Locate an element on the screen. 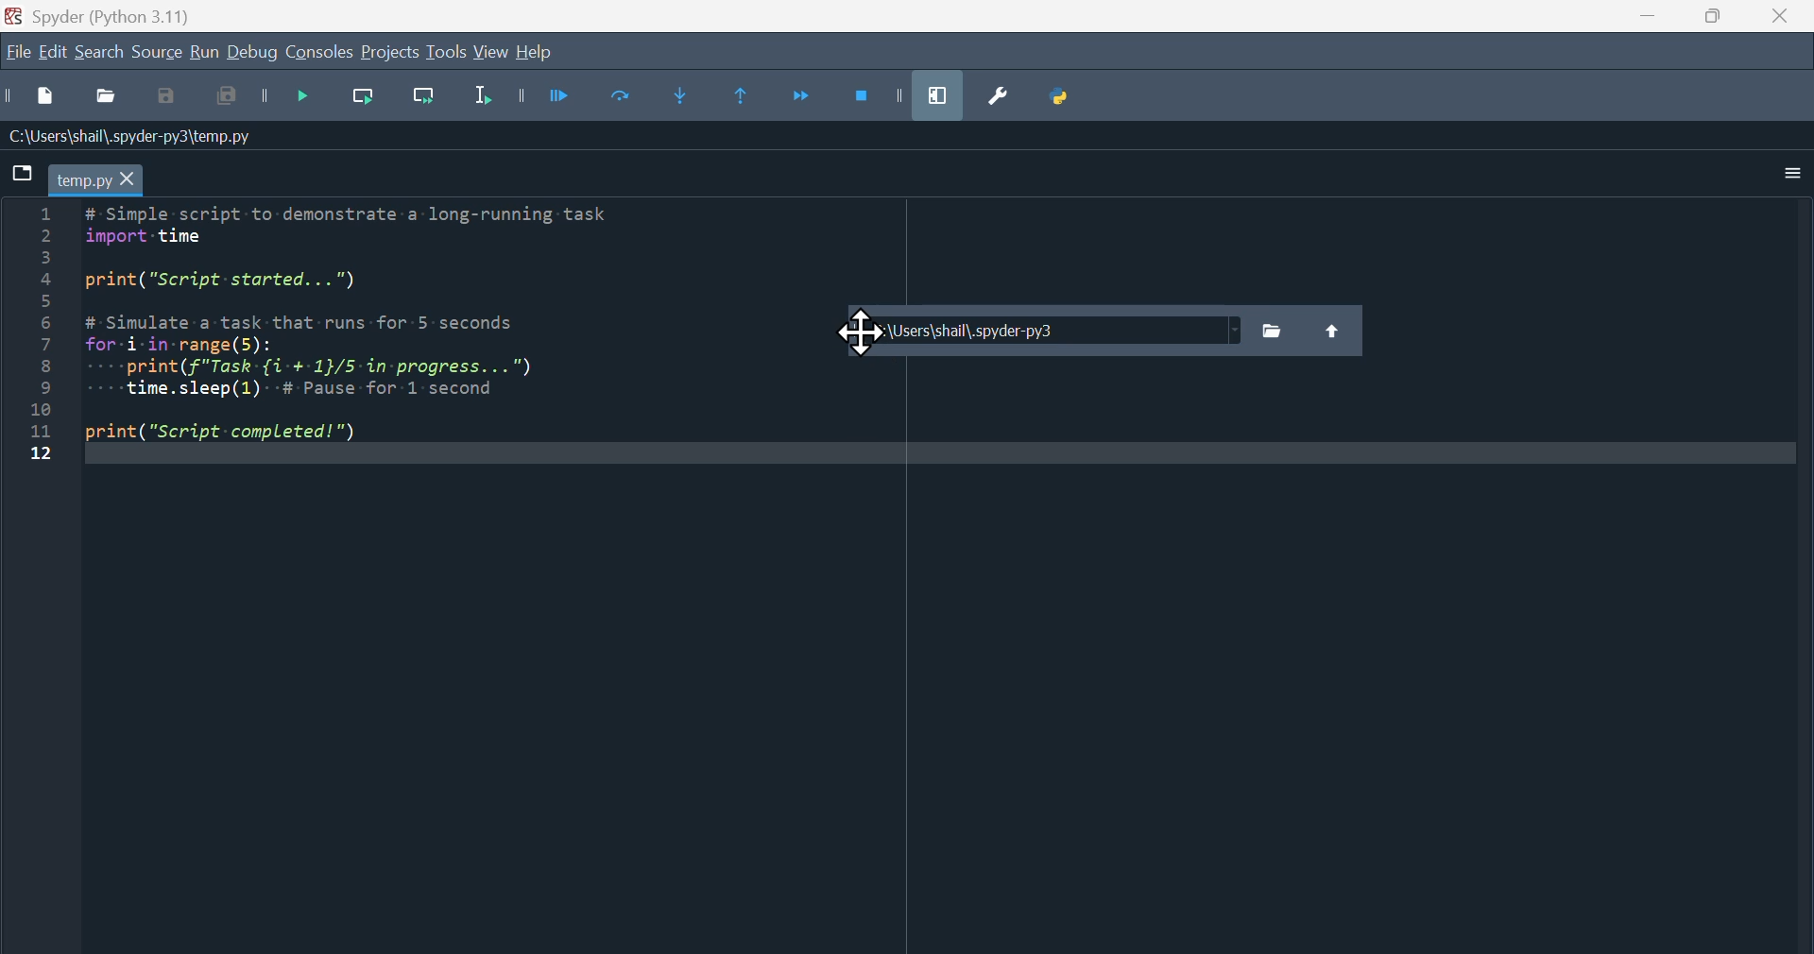 This screenshot has width=1814, height=954. Python path manager is located at coordinates (1066, 95).